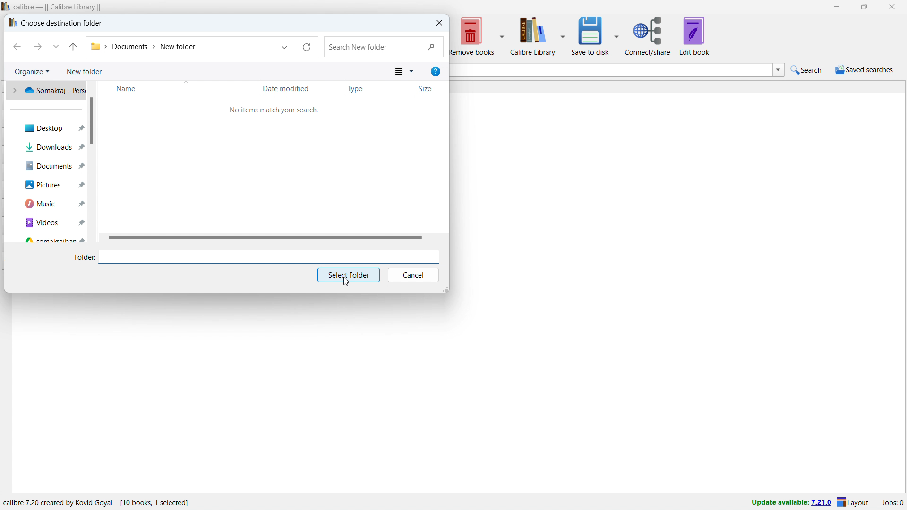  I want to click on remove books, so click(474, 35).